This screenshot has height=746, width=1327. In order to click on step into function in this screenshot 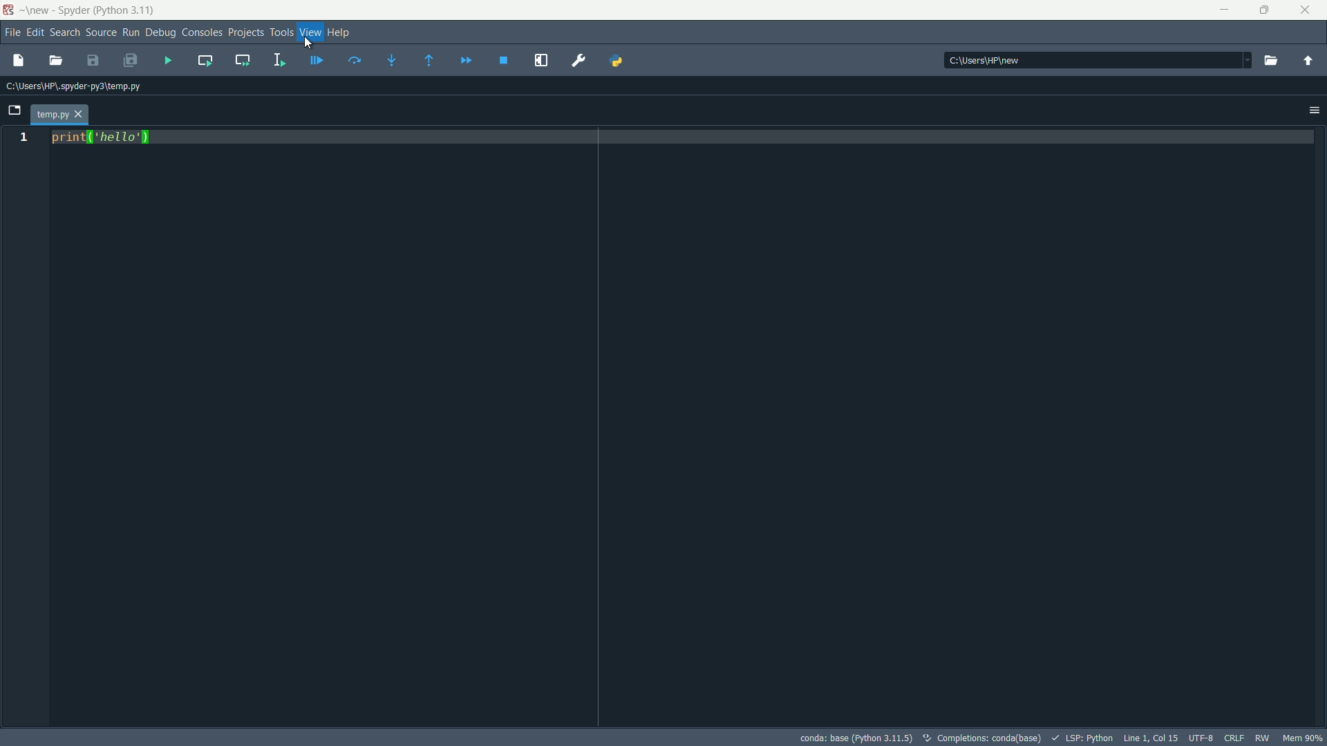, I will do `click(393, 59)`.